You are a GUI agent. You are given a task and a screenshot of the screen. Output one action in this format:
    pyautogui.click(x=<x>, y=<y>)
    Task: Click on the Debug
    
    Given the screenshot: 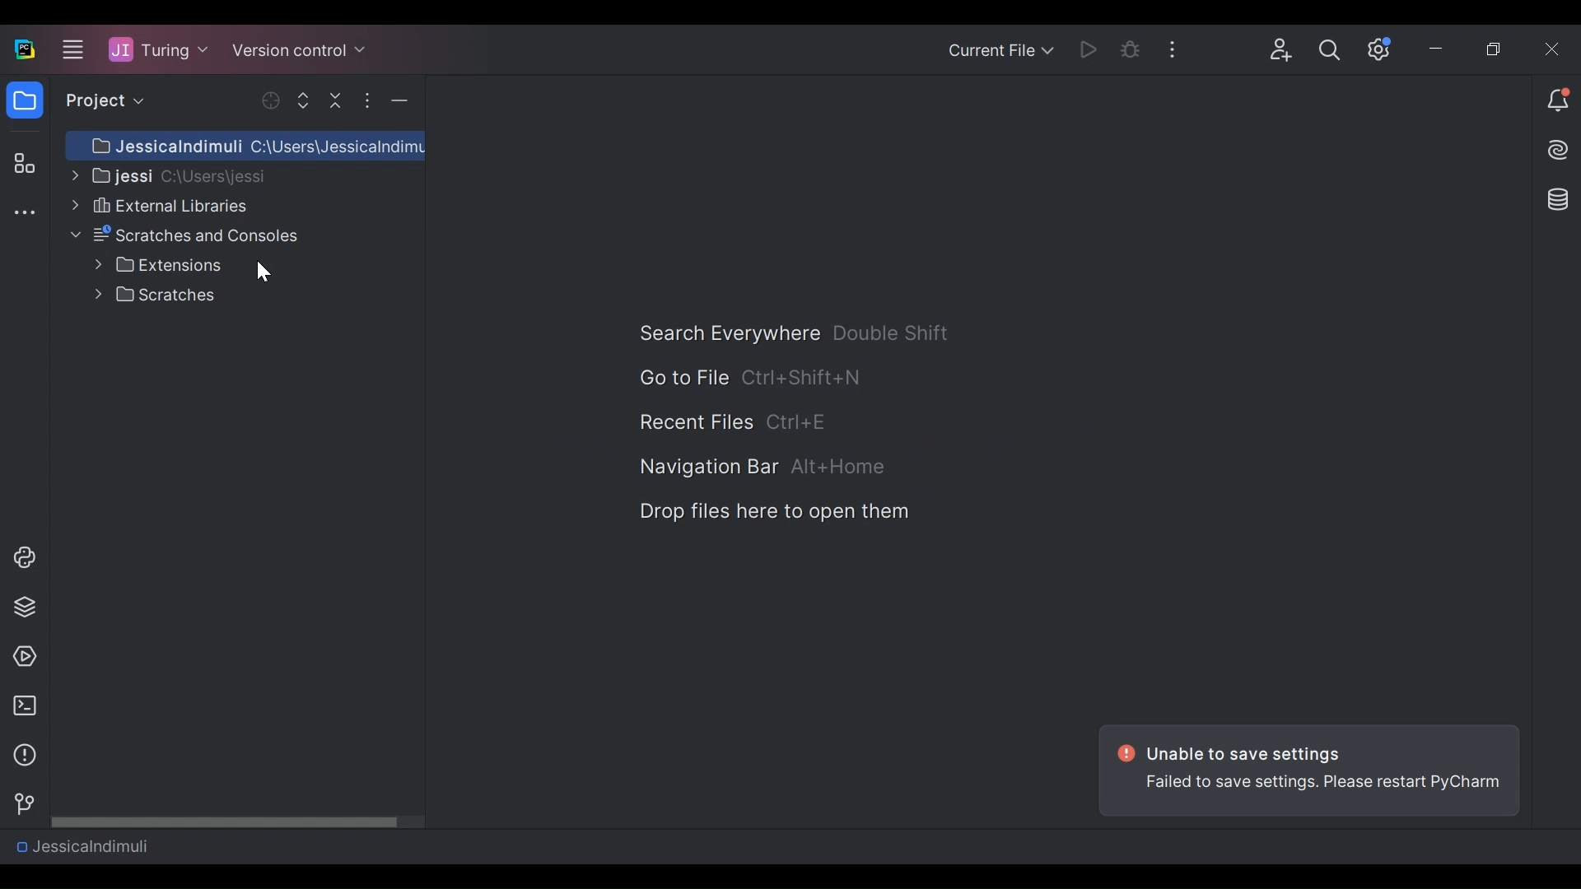 What is the action you would take?
    pyautogui.click(x=1131, y=49)
    